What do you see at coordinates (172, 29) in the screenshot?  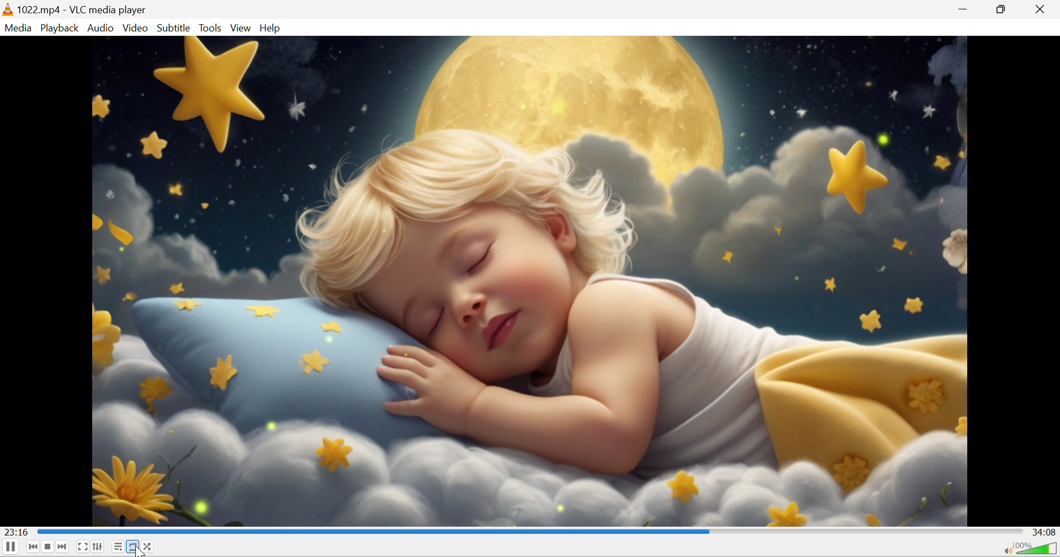 I see `Subtitle` at bounding box center [172, 29].